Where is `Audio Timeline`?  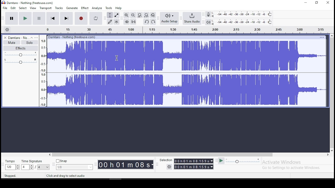 Audio Timeline is located at coordinates (182, 30).